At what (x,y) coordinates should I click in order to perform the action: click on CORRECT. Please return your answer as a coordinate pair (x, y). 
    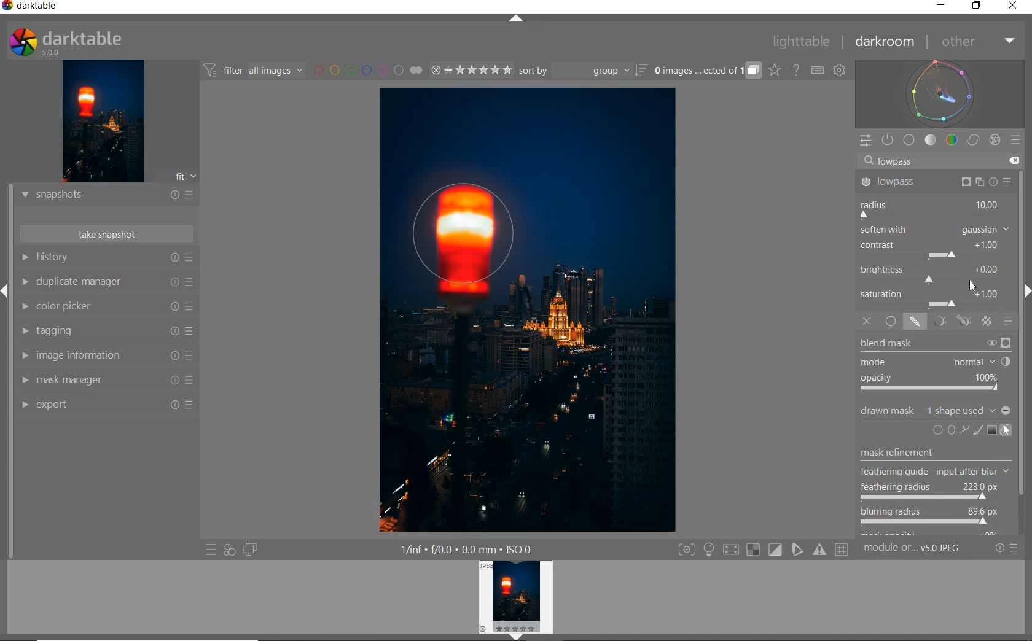
    Looking at the image, I should click on (973, 140).